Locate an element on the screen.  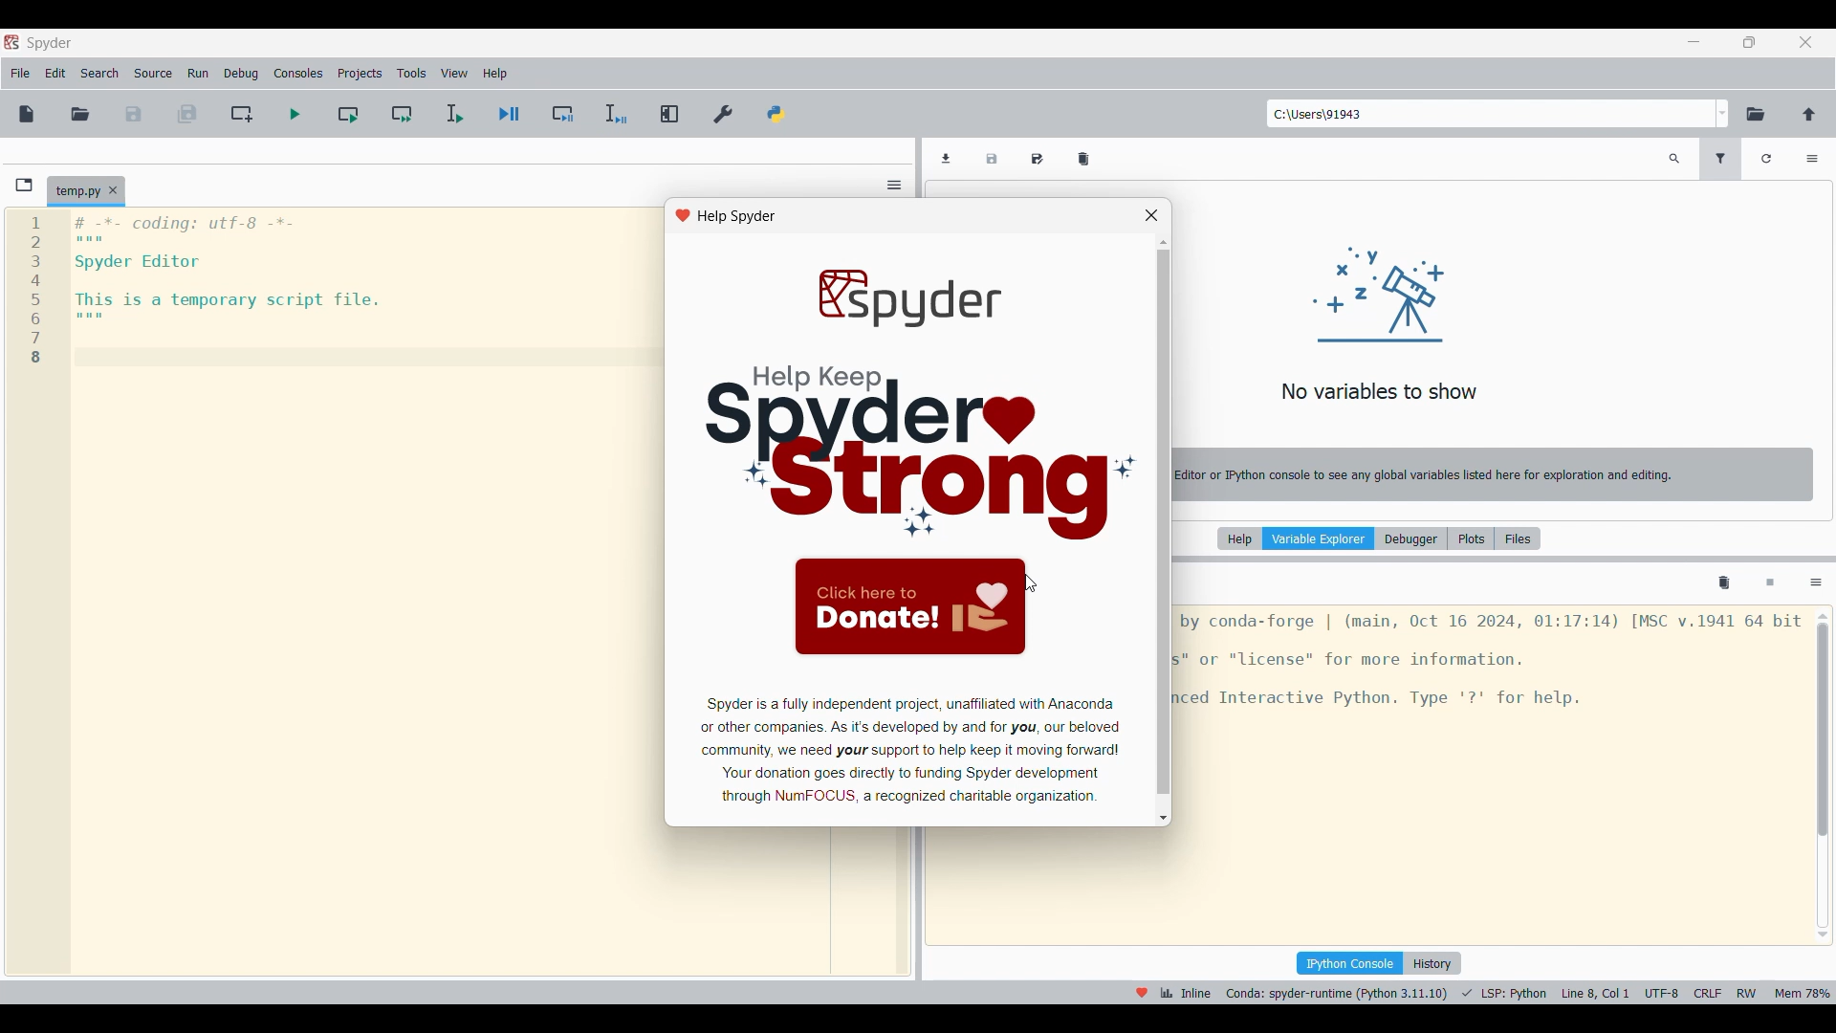
vertical scroll bar is located at coordinates (1165, 531).